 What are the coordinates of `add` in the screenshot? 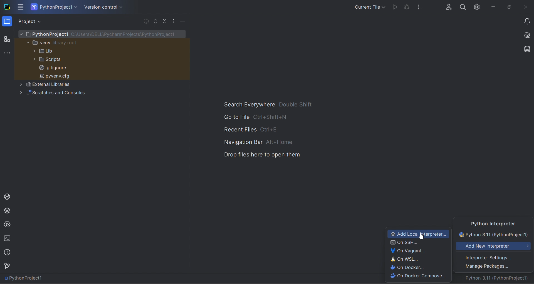 It's located at (494, 247).